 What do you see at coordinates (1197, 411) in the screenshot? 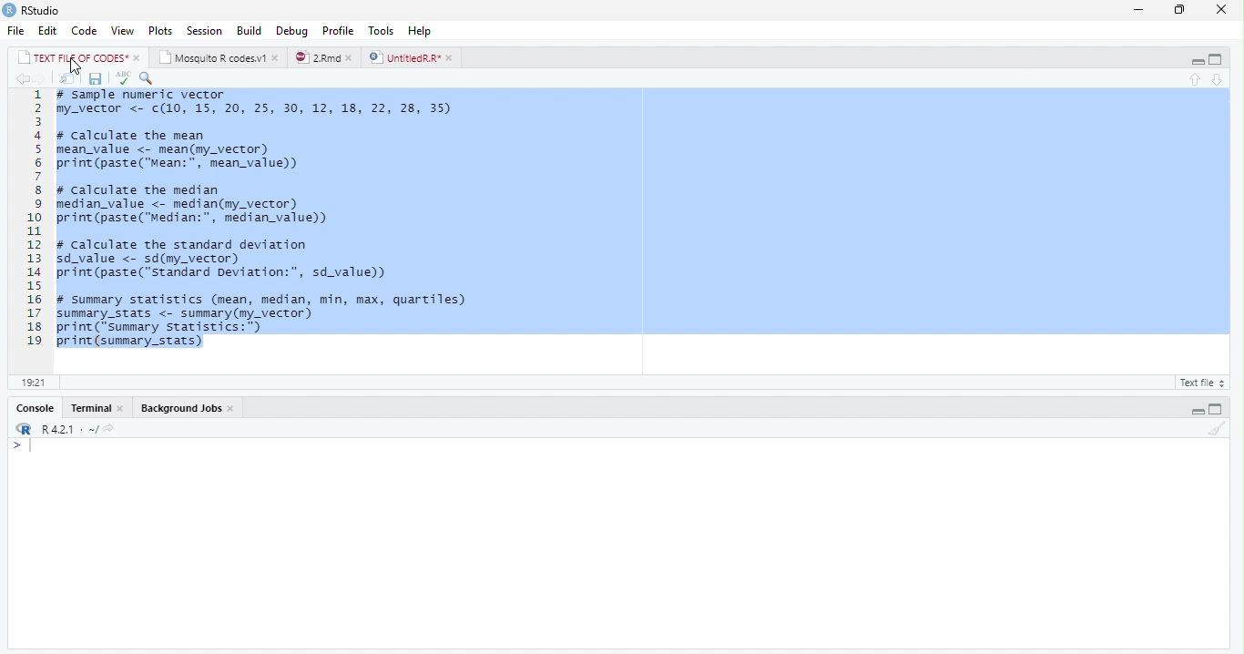
I see `minimize` at bounding box center [1197, 411].